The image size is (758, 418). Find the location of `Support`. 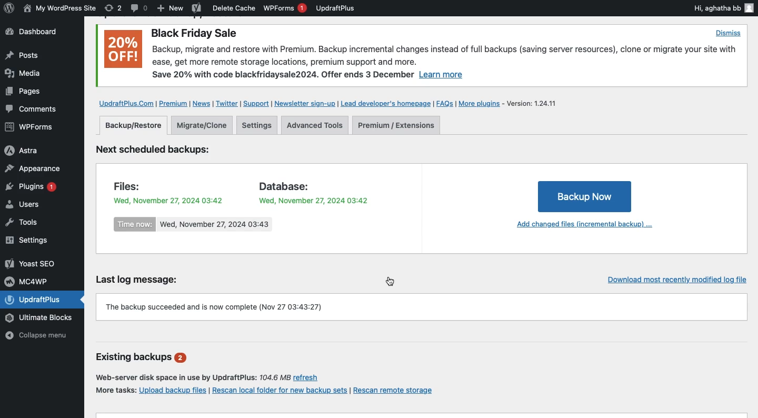

Support is located at coordinates (256, 104).